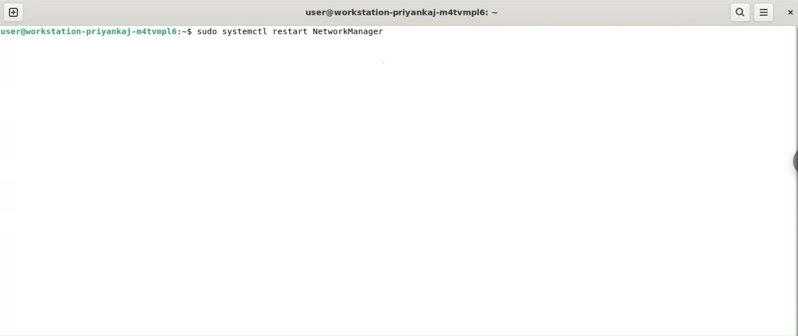  What do you see at coordinates (13, 12) in the screenshot?
I see `new tab` at bounding box center [13, 12].